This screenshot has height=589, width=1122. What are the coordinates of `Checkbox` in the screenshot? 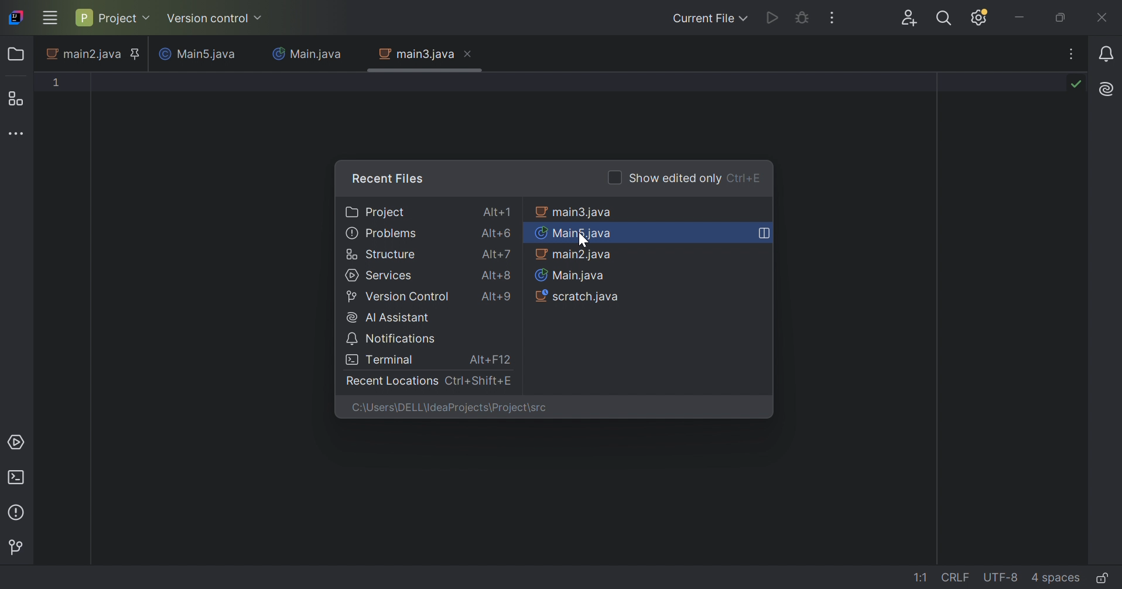 It's located at (616, 177).